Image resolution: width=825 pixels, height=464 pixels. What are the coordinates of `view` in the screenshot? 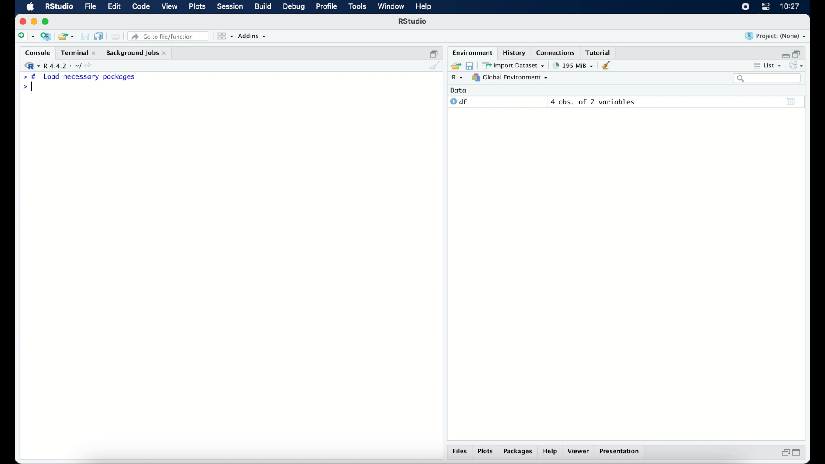 It's located at (170, 7).